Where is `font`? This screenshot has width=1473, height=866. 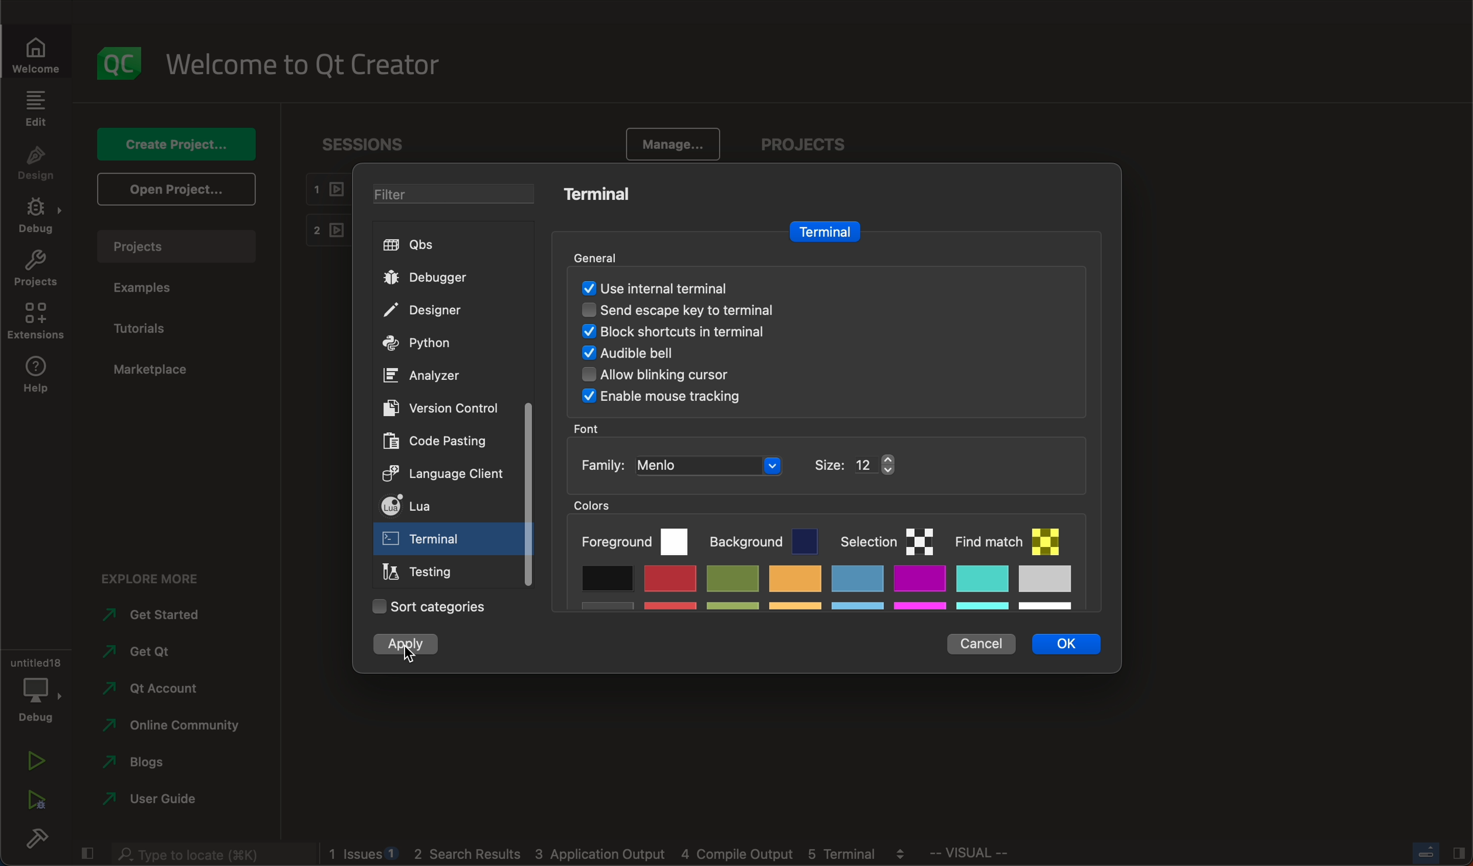 font is located at coordinates (592, 428).